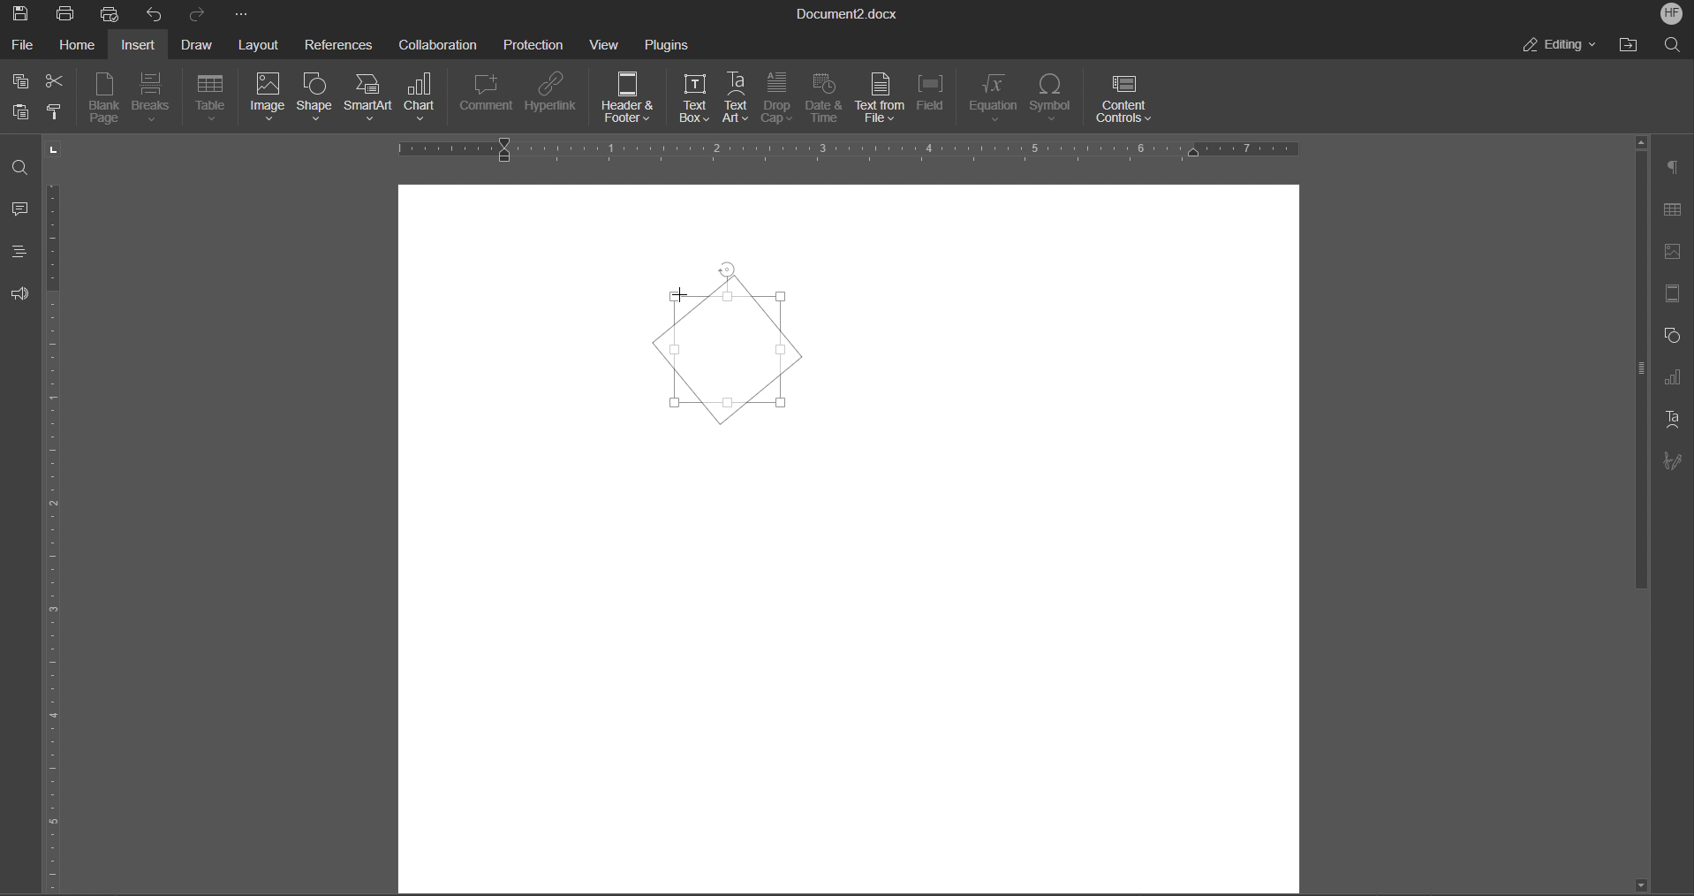 This screenshot has height=896, width=1694. I want to click on Drop Cap, so click(777, 99).